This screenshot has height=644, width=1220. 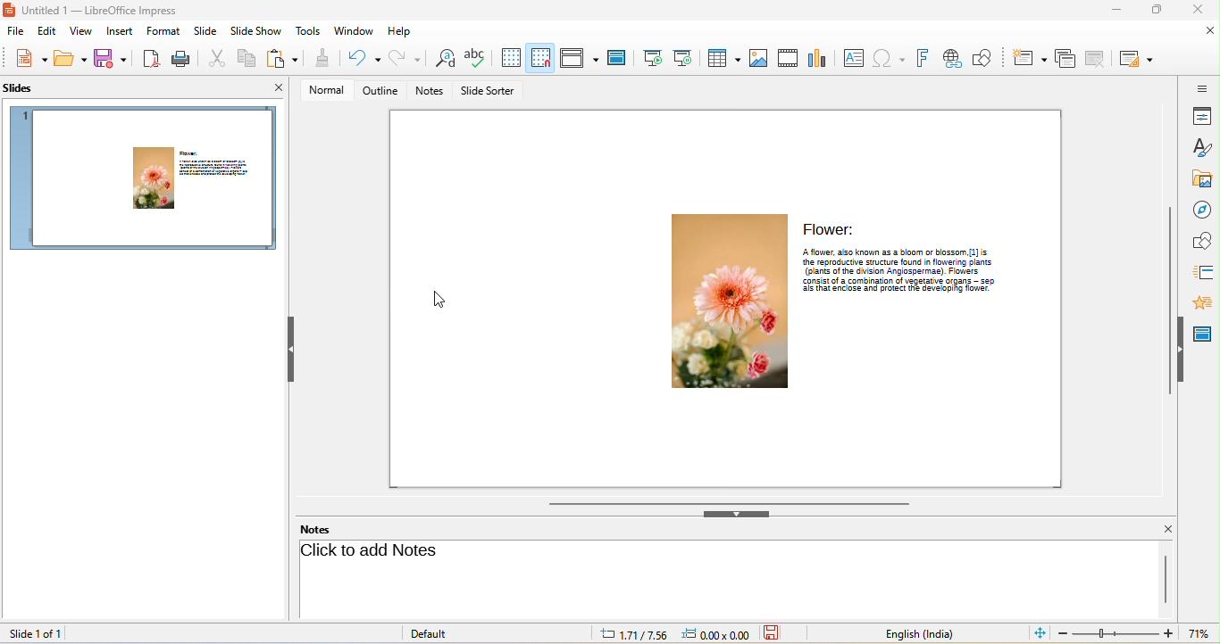 I want to click on clone formatting, so click(x=318, y=59).